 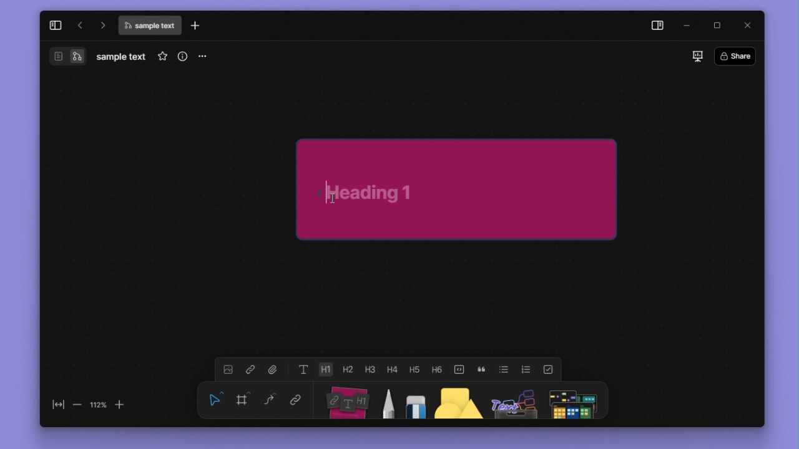 What do you see at coordinates (735, 56) in the screenshot?
I see `share` at bounding box center [735, 56].